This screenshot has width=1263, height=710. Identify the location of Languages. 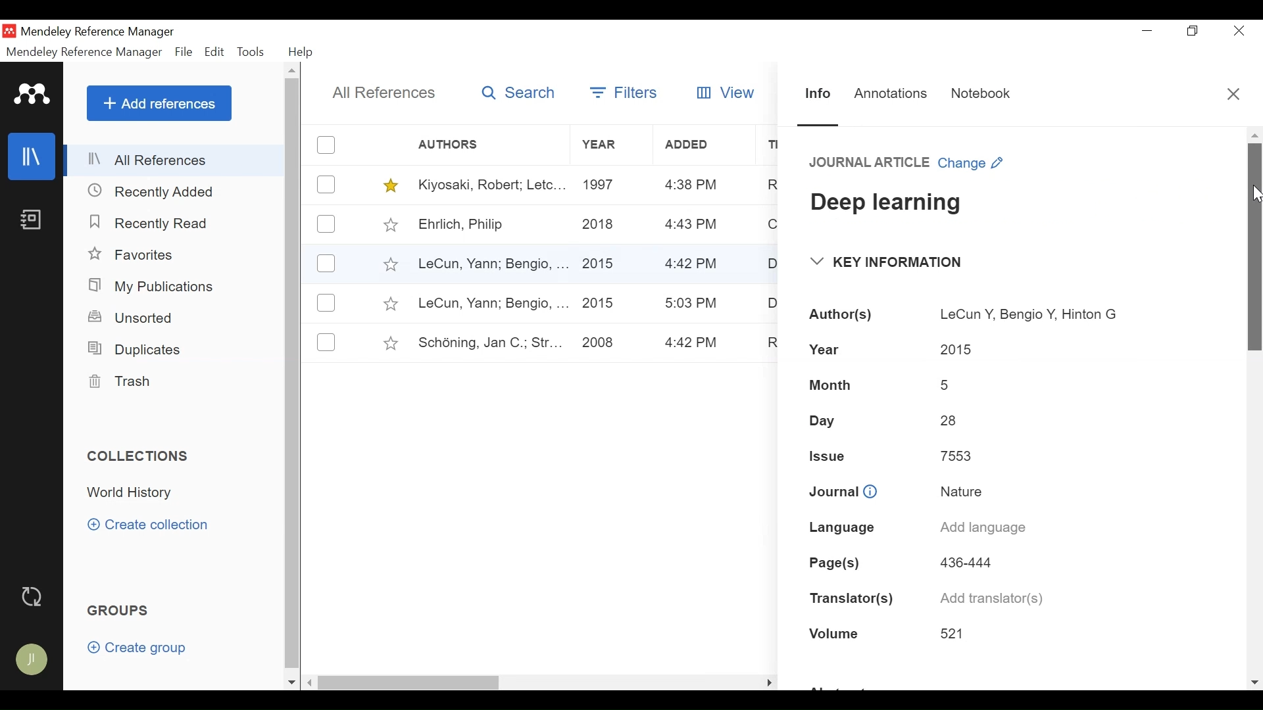
(838, 529).